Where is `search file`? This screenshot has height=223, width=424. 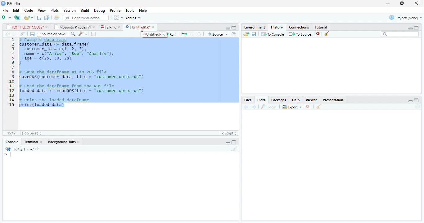
search file is located at coordinates (86, 18).